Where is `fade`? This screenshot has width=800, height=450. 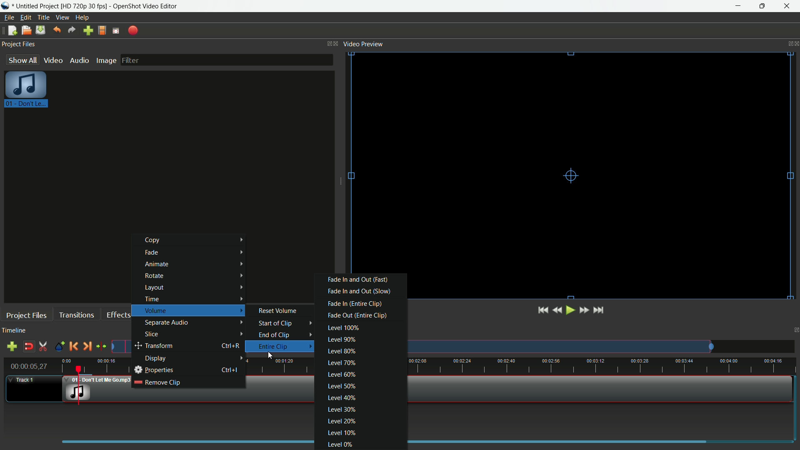
fade is located at coordinates (197, 252).